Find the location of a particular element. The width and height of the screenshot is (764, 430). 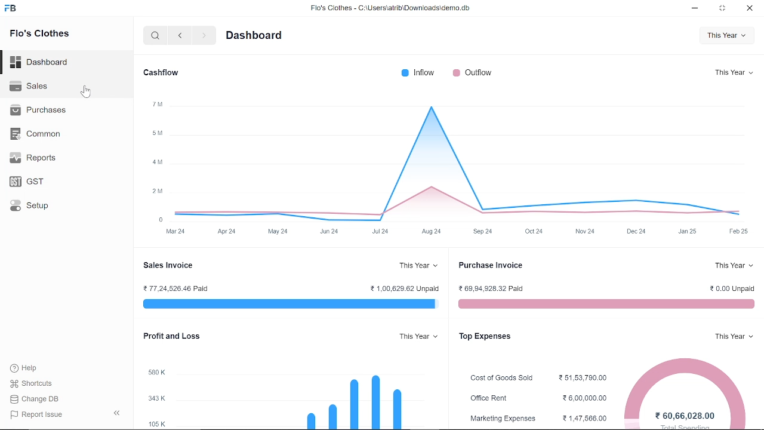

Graph is located at coordinates (328, 391).